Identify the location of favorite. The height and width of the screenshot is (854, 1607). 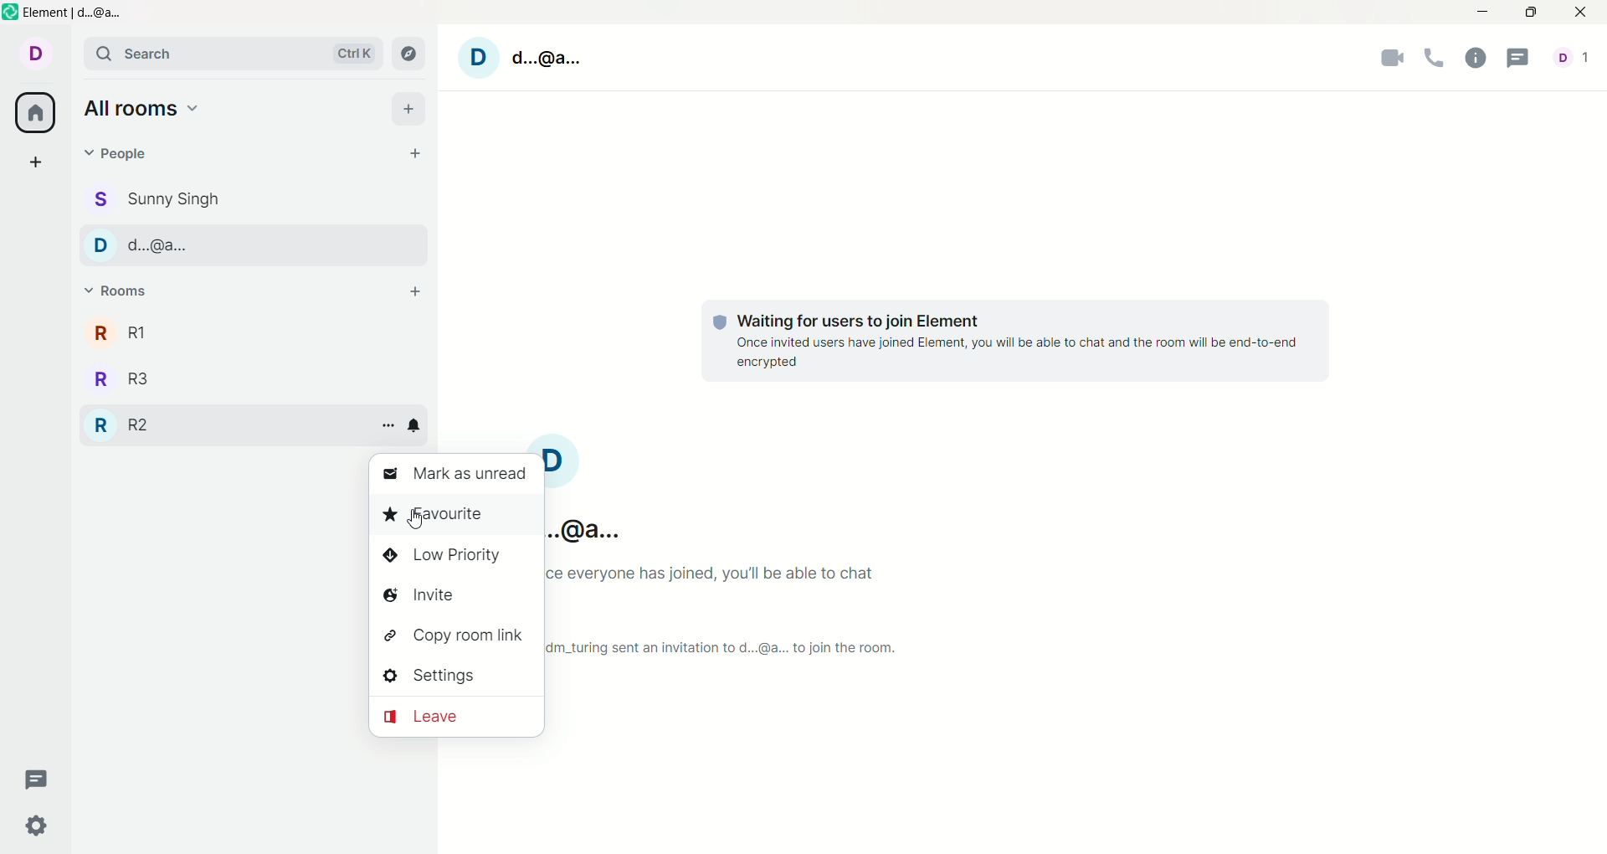
(455, 515).